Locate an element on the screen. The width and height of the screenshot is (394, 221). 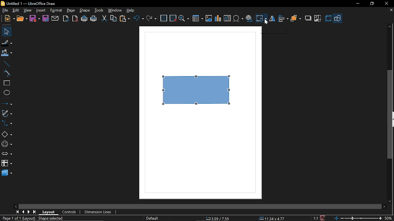
allign is located at coordinates (283, 18).